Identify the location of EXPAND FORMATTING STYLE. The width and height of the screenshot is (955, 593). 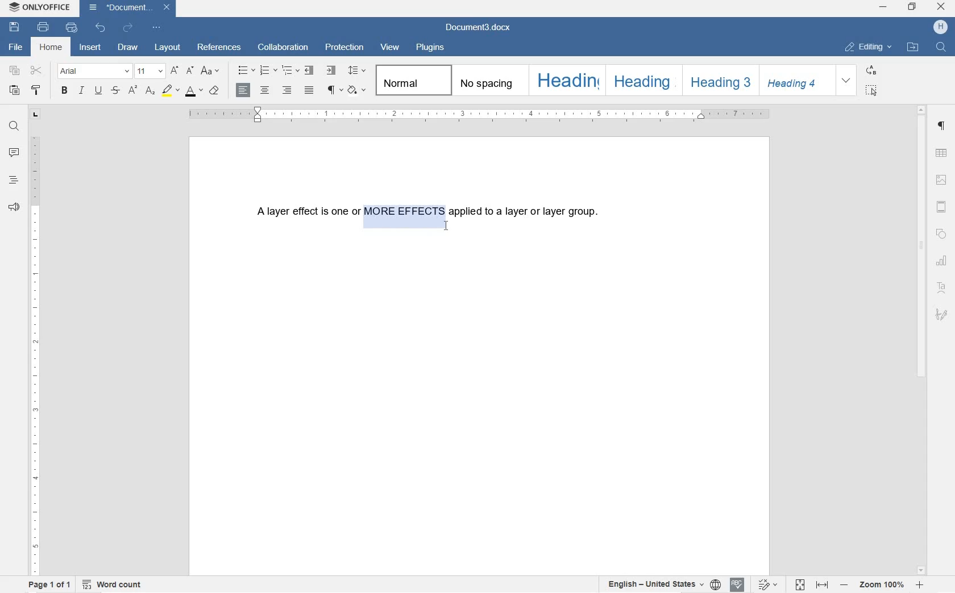
(848, 81).